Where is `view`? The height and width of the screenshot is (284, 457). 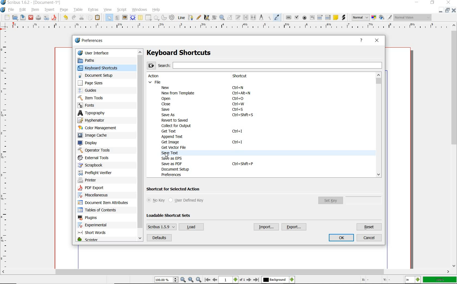
view is located at coordinates (108, 10).